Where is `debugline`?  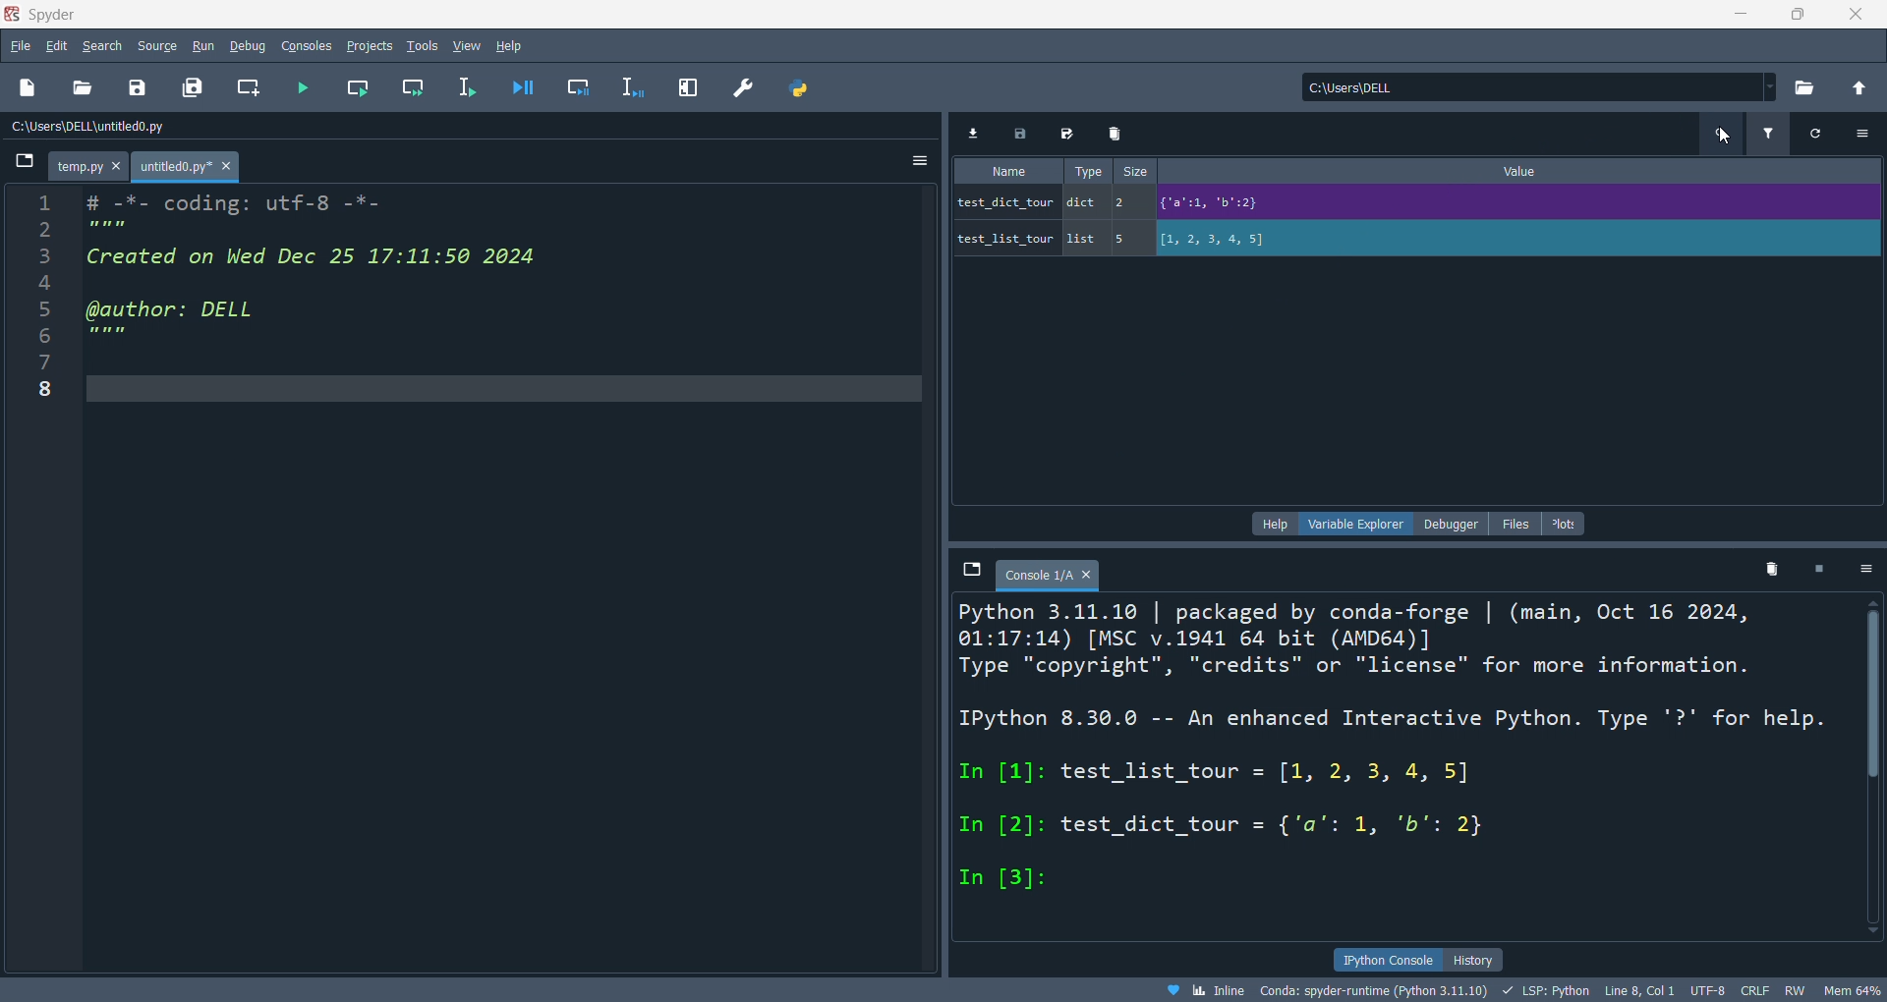 debugline is located at coordinates (625, 85).